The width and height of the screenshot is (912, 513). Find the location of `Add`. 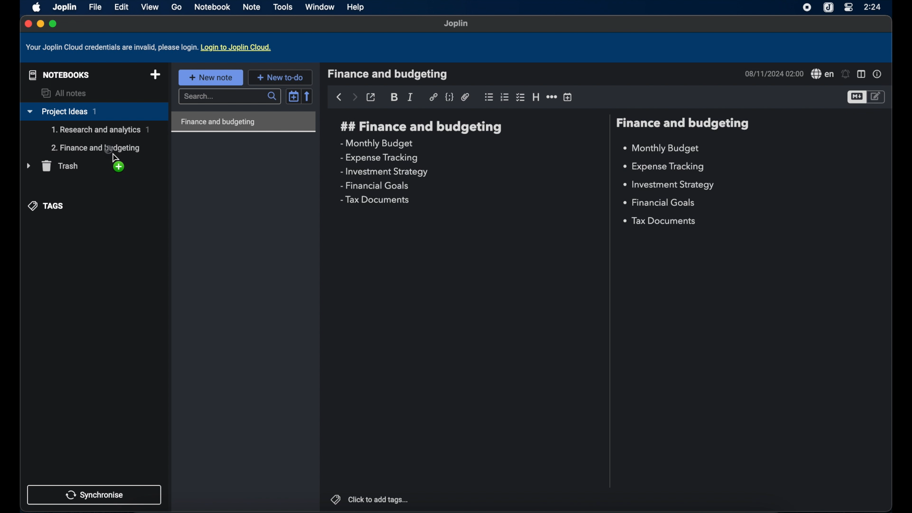

Add is located at coordinates (123, 169).